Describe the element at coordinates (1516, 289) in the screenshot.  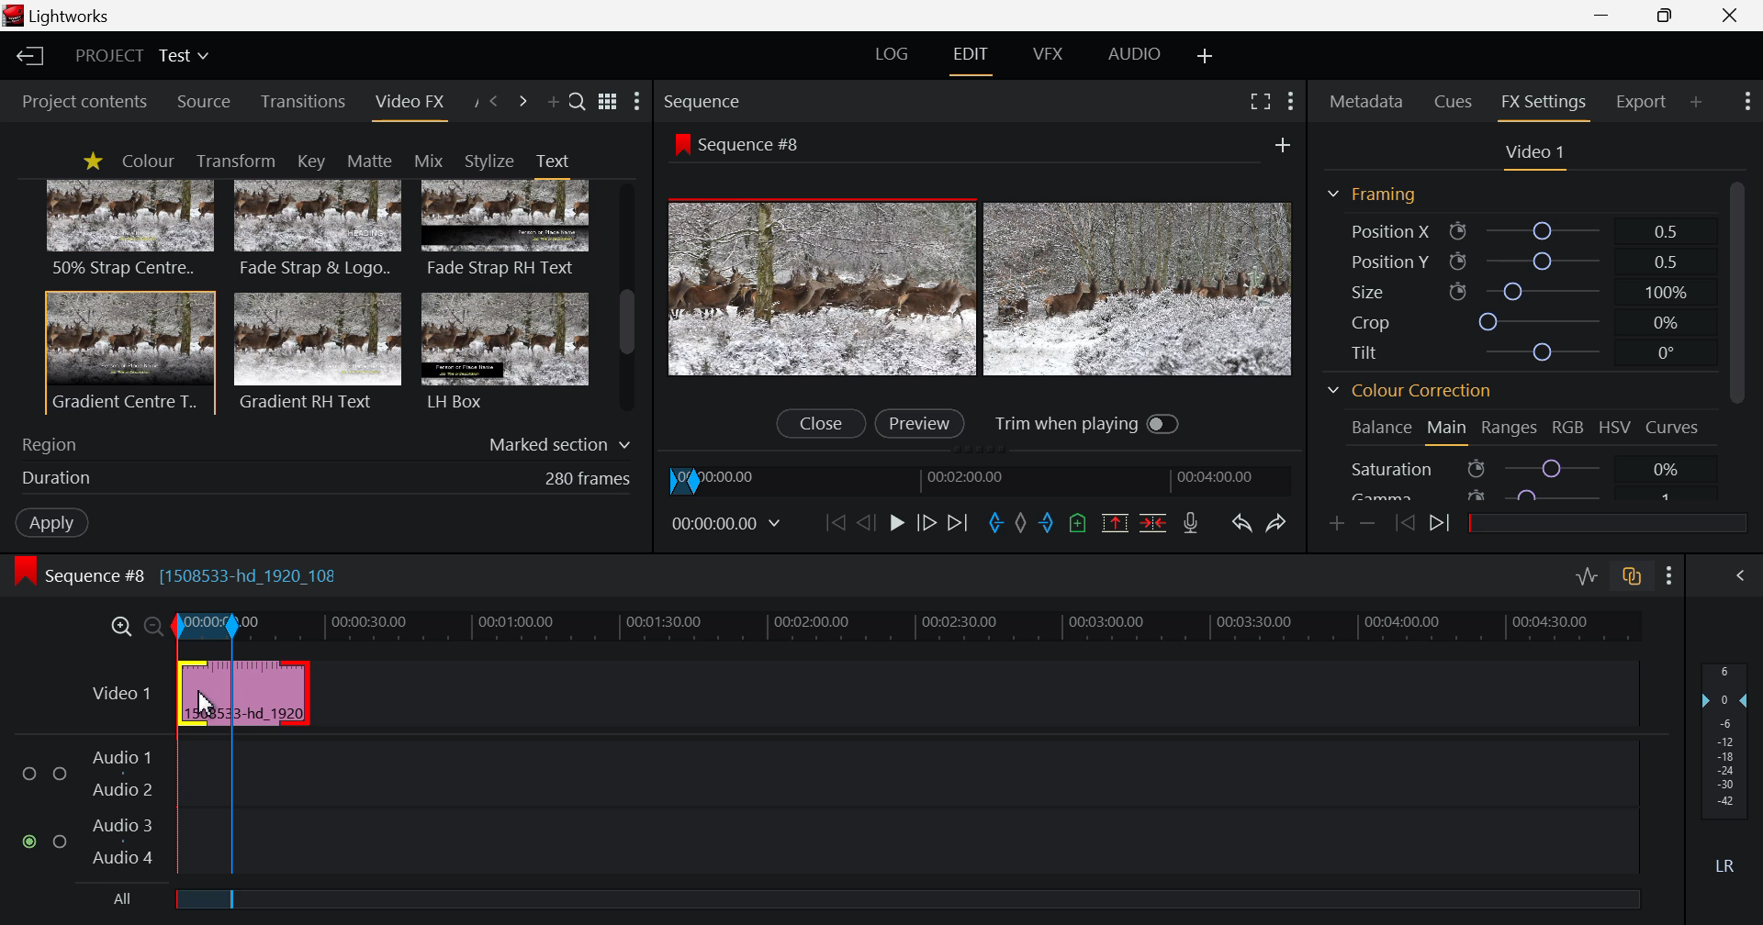
I see `Size` at that location.